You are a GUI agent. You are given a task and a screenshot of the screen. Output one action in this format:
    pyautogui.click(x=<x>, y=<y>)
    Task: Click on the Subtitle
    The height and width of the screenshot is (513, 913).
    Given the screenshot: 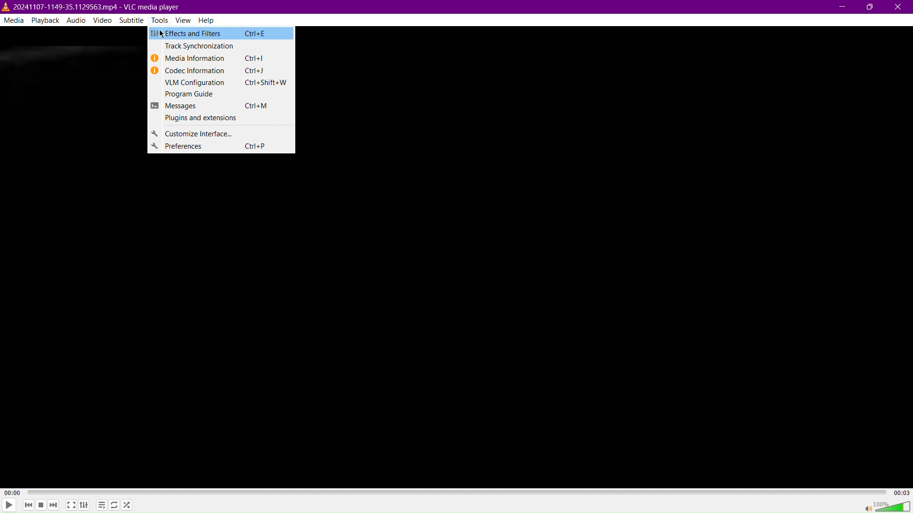 What is the action you would take?
    pyautogui.click(x=132, y=20)
    